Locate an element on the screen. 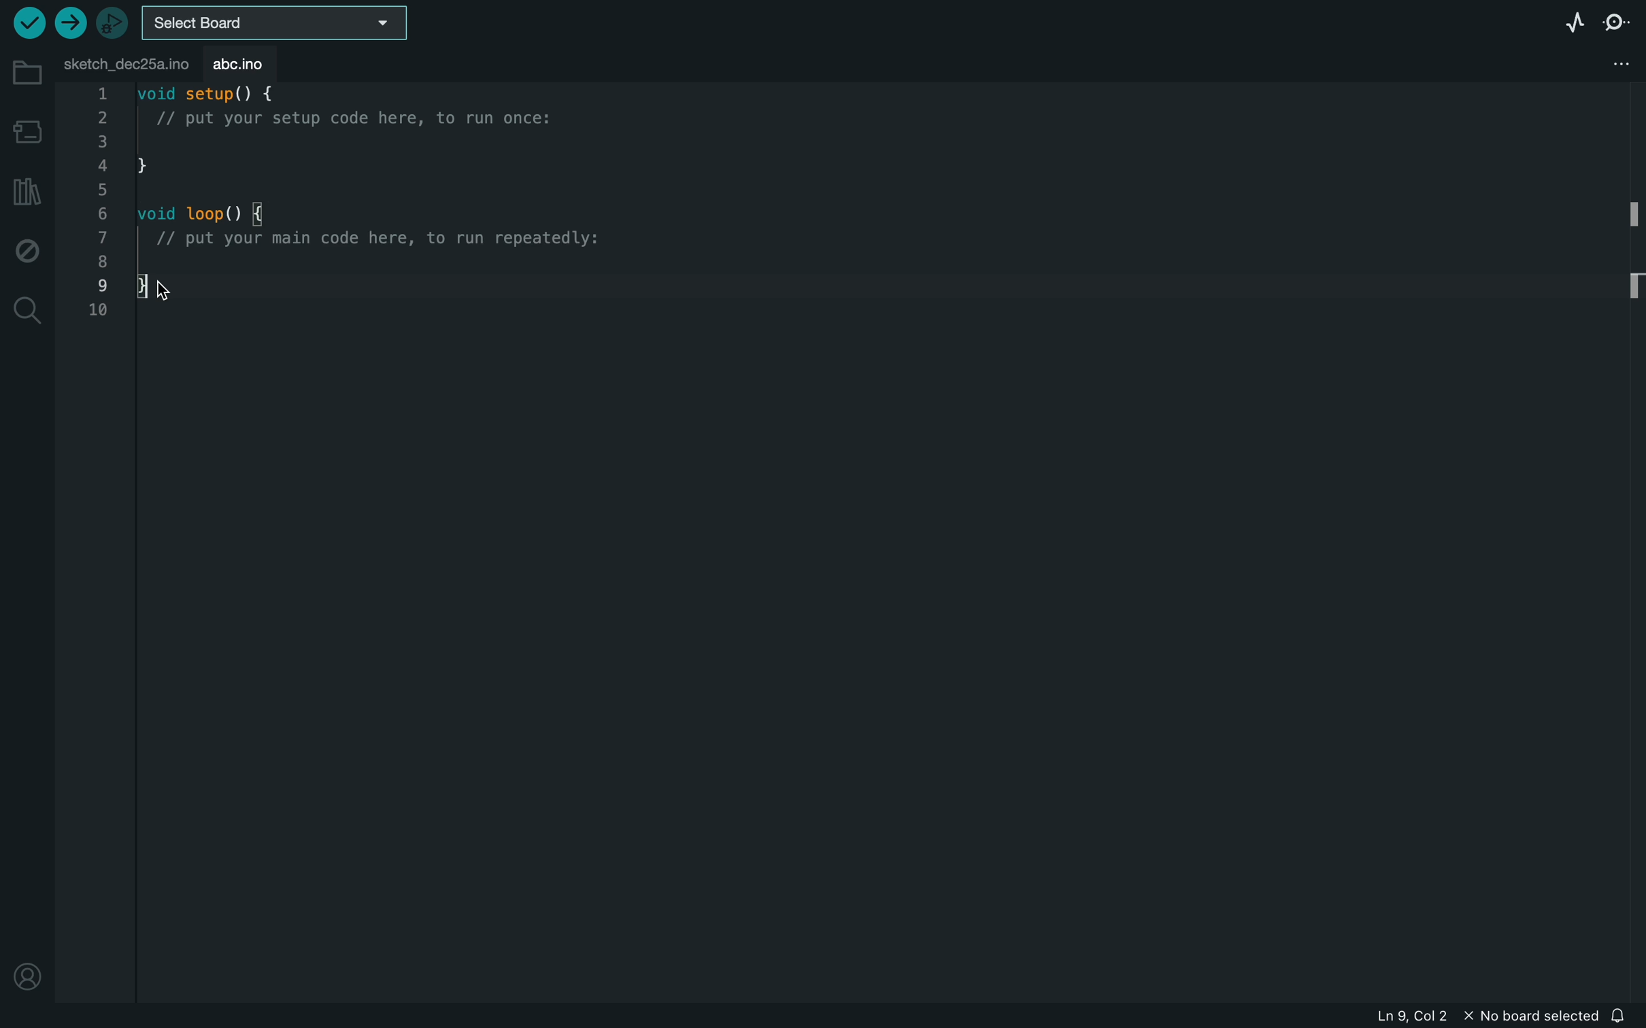  serial  plotter is located at coordinates (1573, 22).